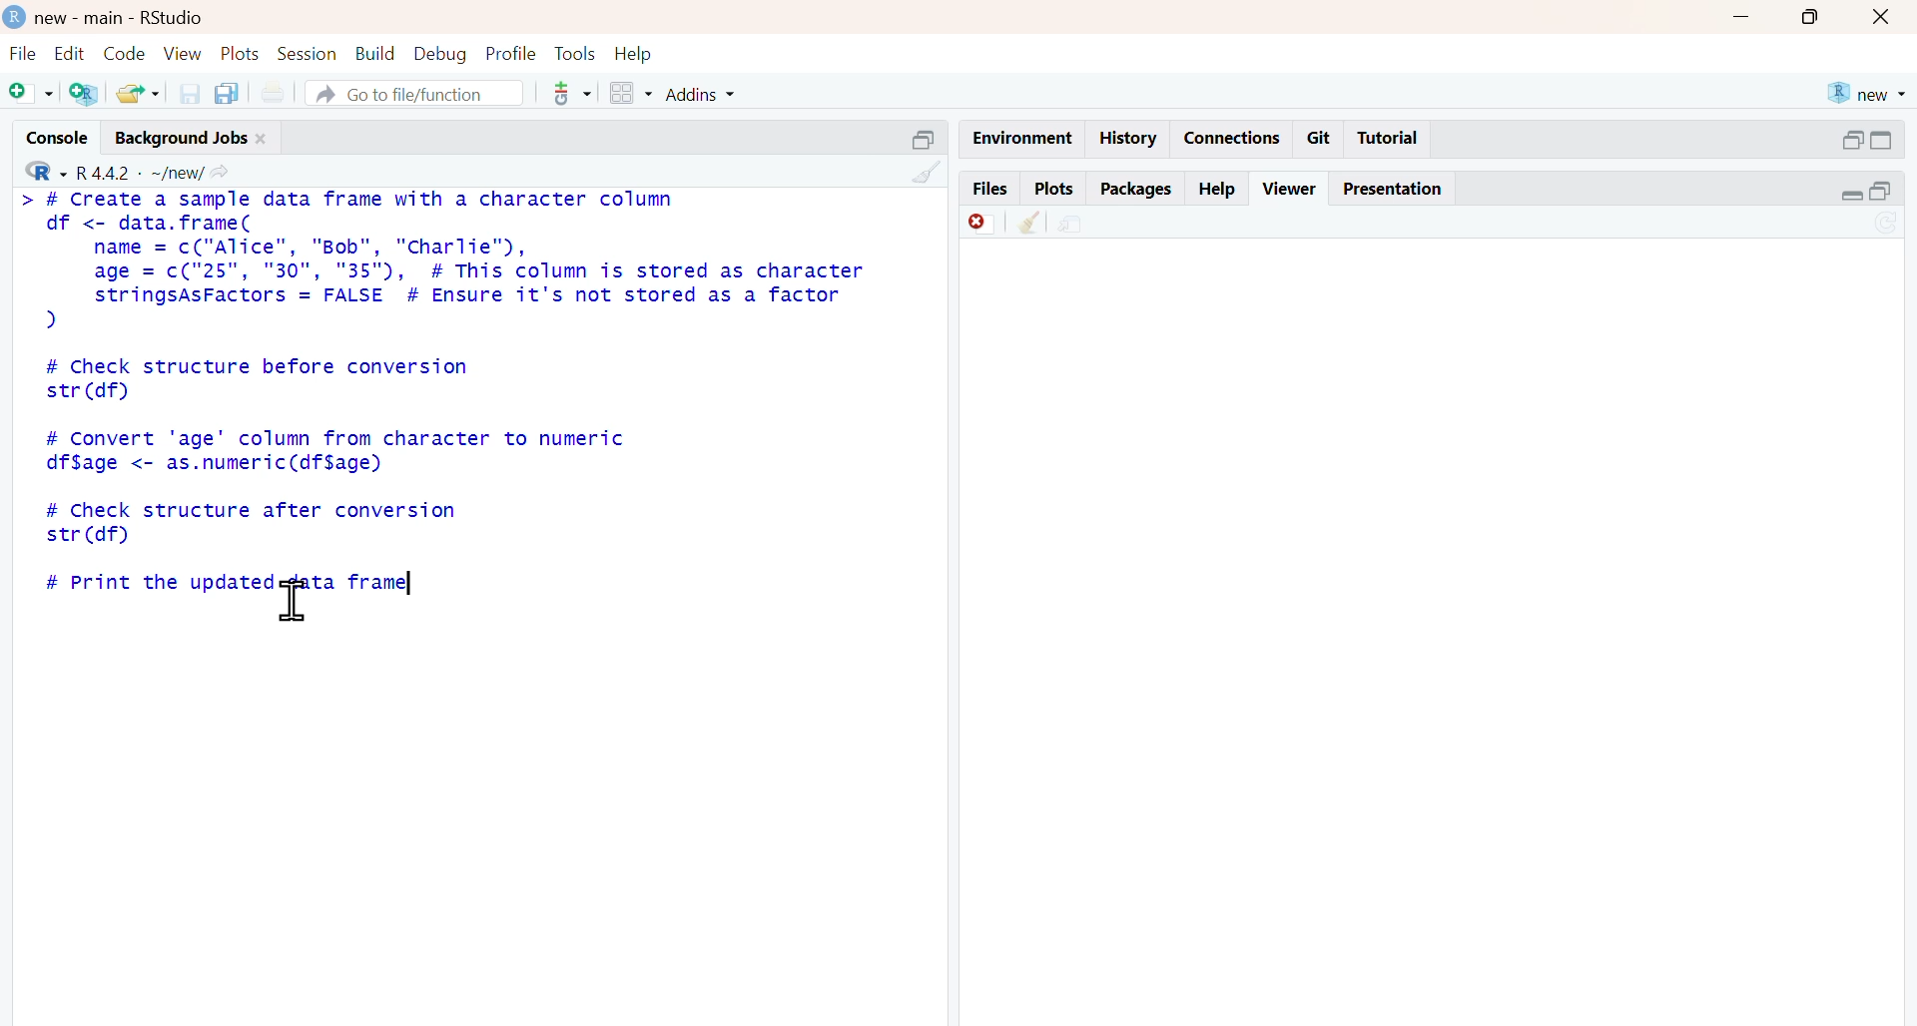  Describe the element at coordinates (296, 600) in the screenshot. I see `cursor` at that location.